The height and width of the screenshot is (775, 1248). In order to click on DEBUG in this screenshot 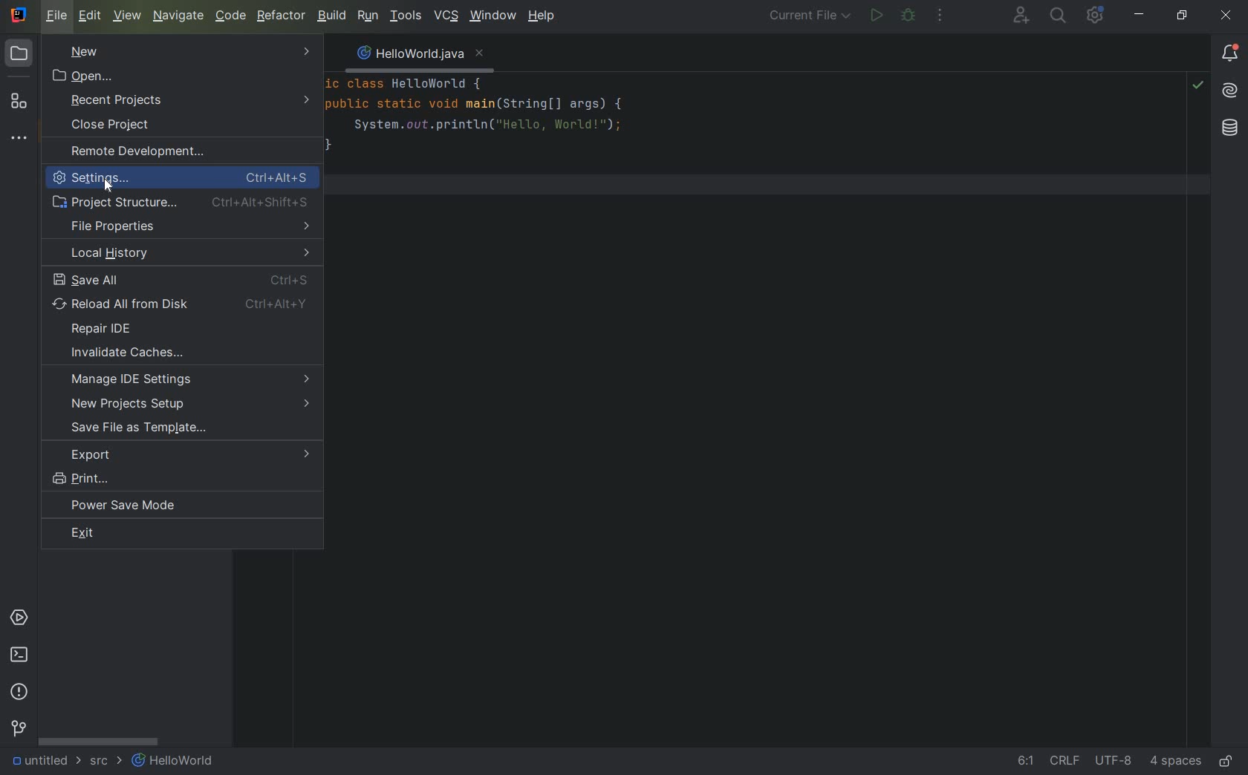, I will do `click(909, 16)`.